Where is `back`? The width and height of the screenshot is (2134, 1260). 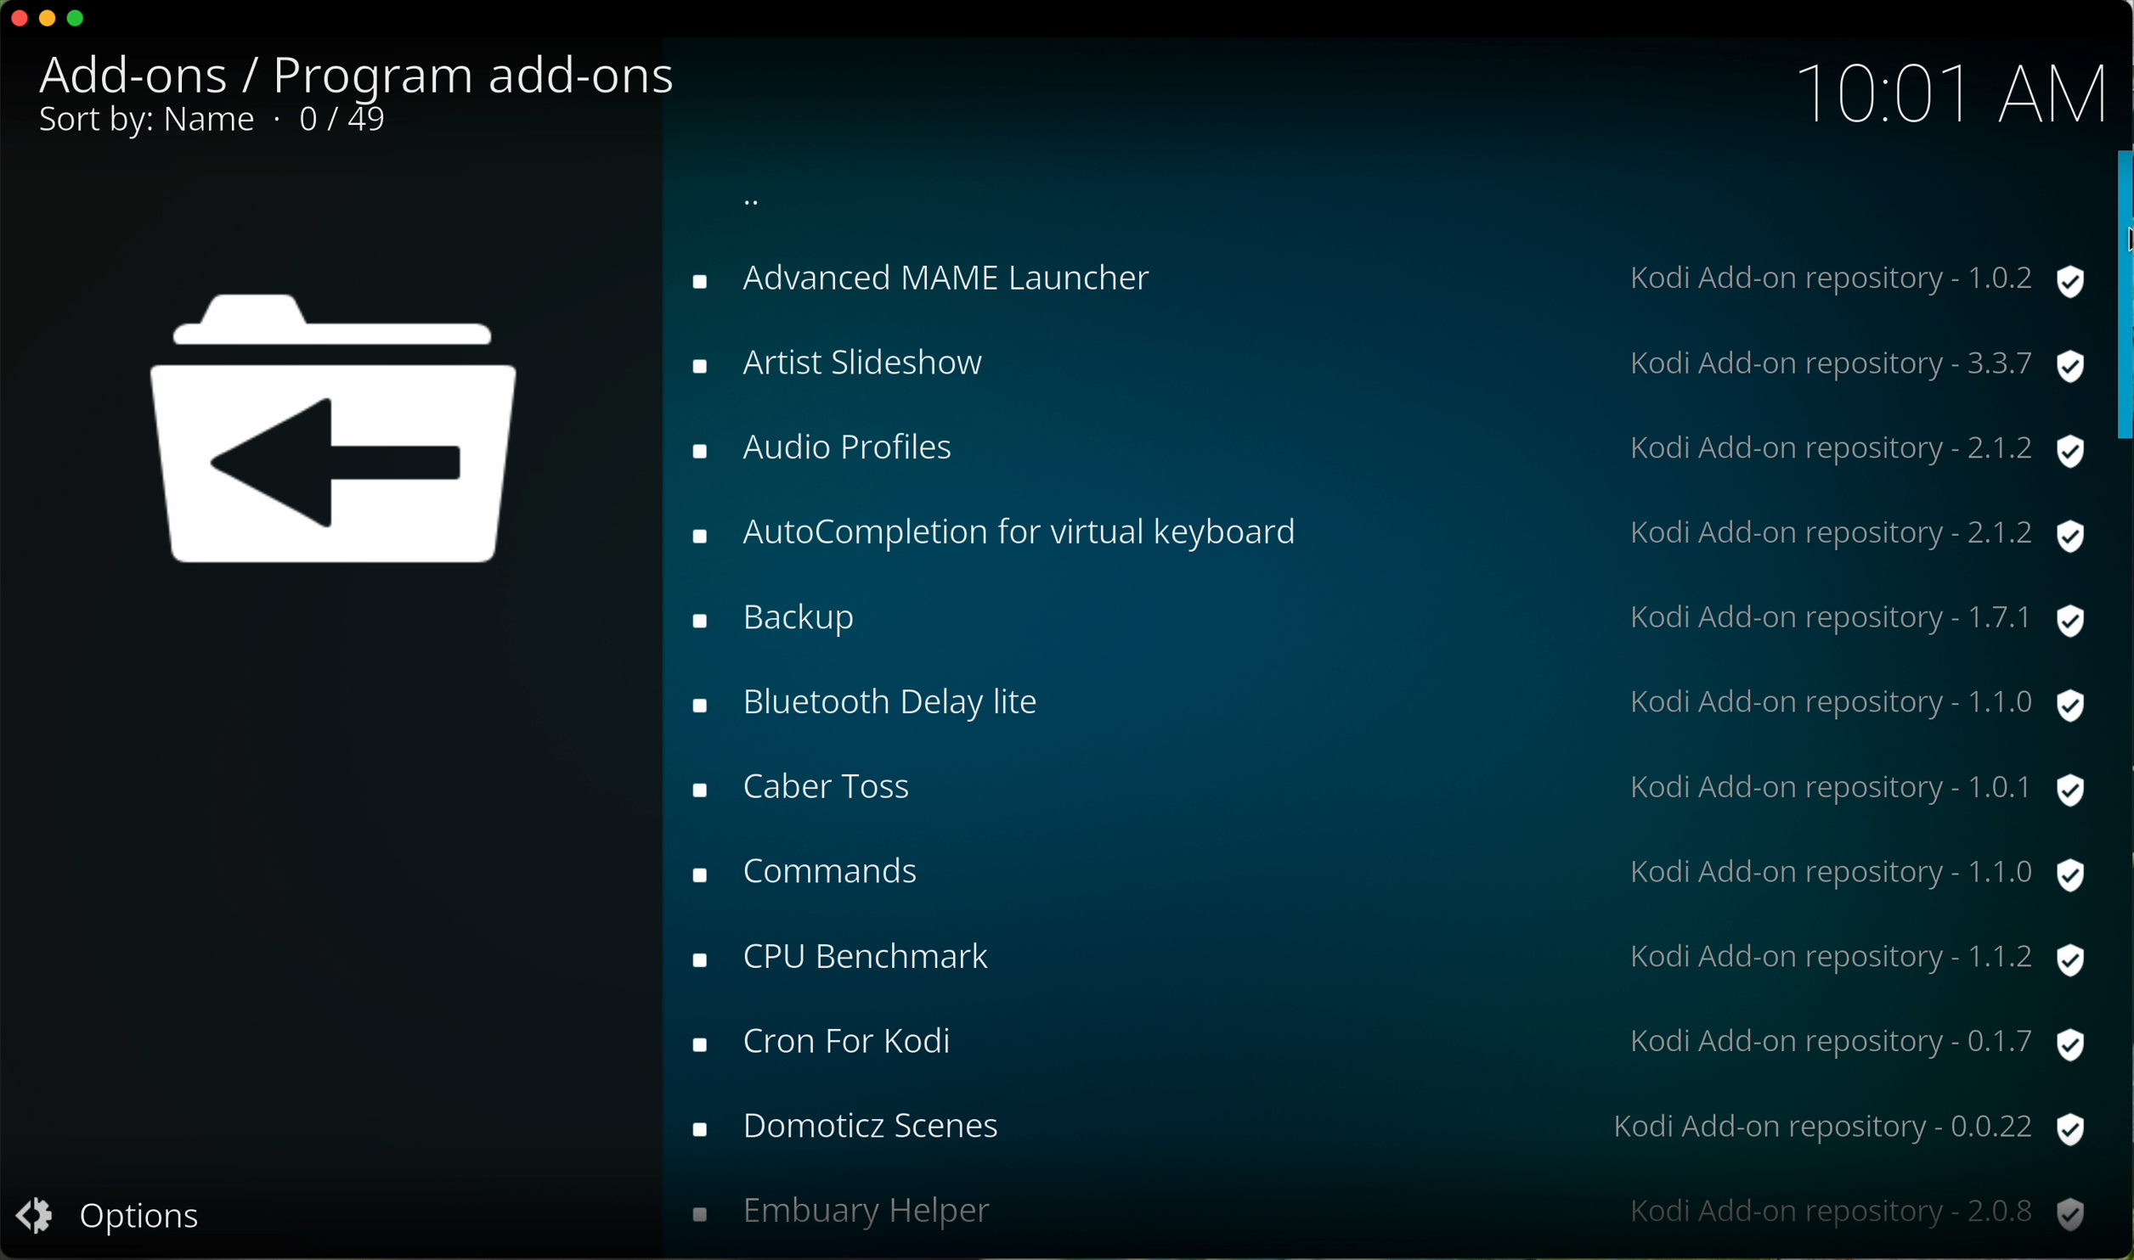 back is located at coordinates (752, 201).